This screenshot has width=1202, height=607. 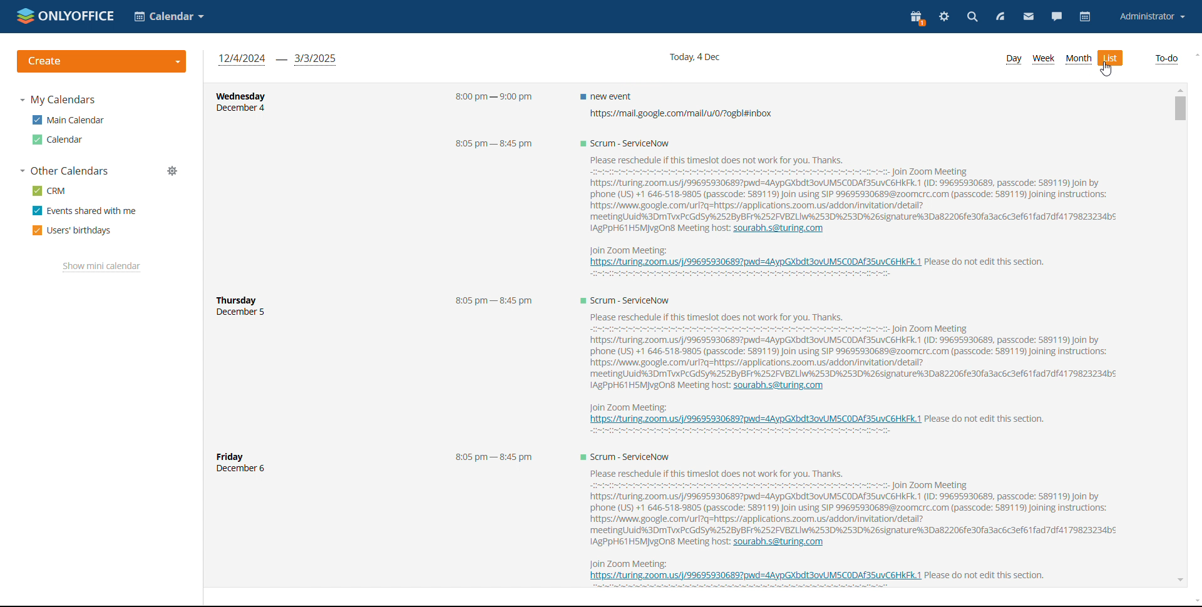 I want to click on week view, so click(x=1044, y=59).